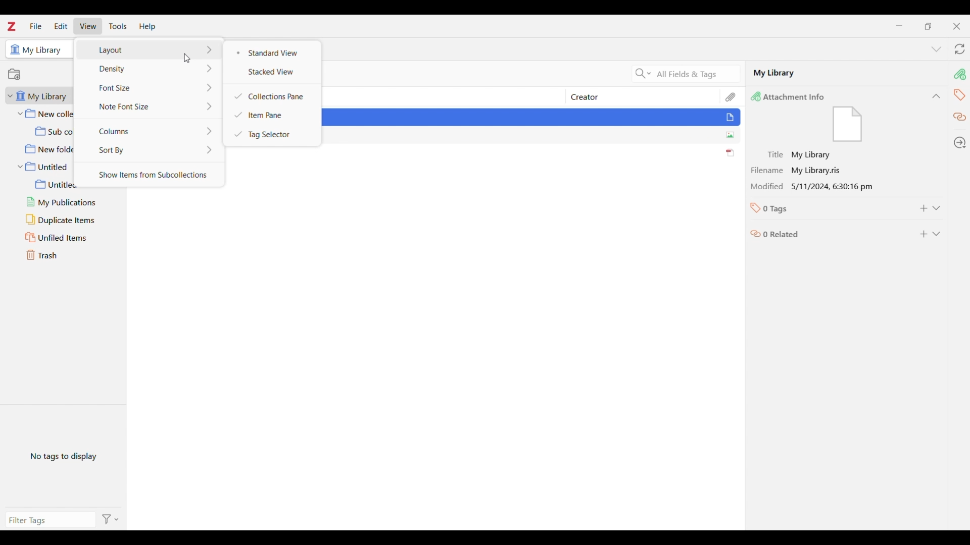 The width and height of the screenshot is (970, 545). What do you see at coordinates (11, 26) in the screenshot?
I see `Software logo` at bounding box center [11, 26].